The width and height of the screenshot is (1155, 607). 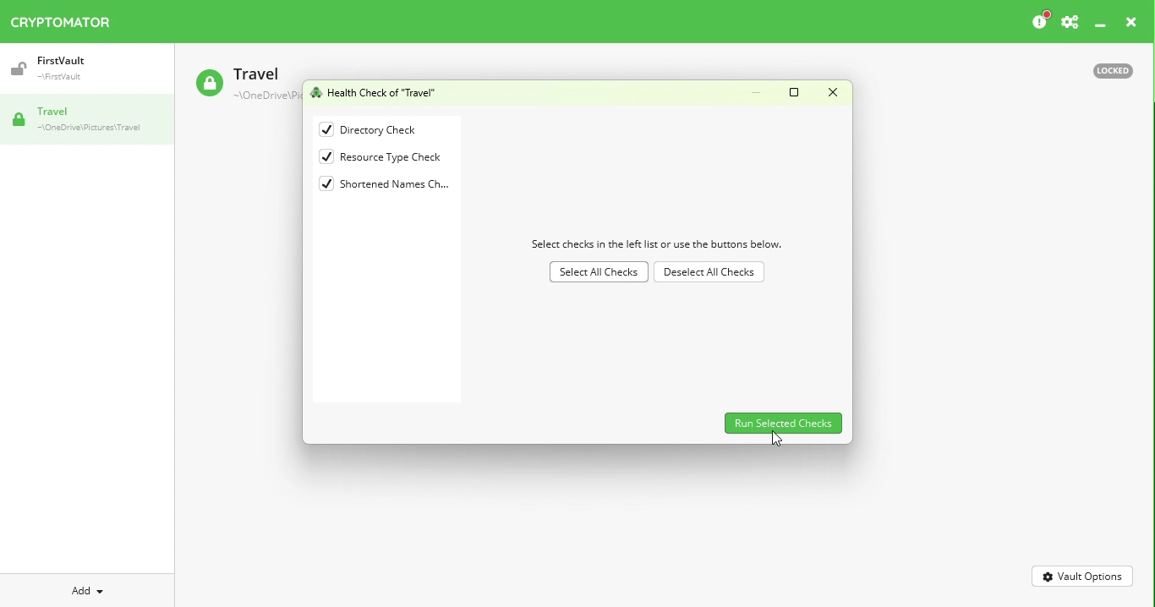 What do you see at coordinates (401, 183) in the screenshot?
I see `Shortened names checks` at bounding box center [401, 183].